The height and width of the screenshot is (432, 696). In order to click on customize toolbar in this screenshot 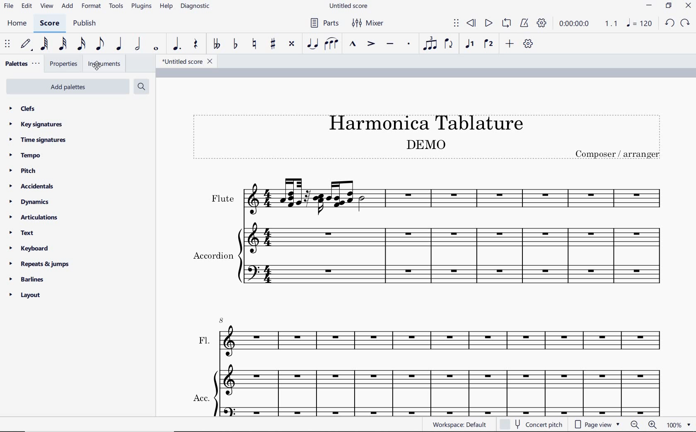, I will do `click(529, 44)`.